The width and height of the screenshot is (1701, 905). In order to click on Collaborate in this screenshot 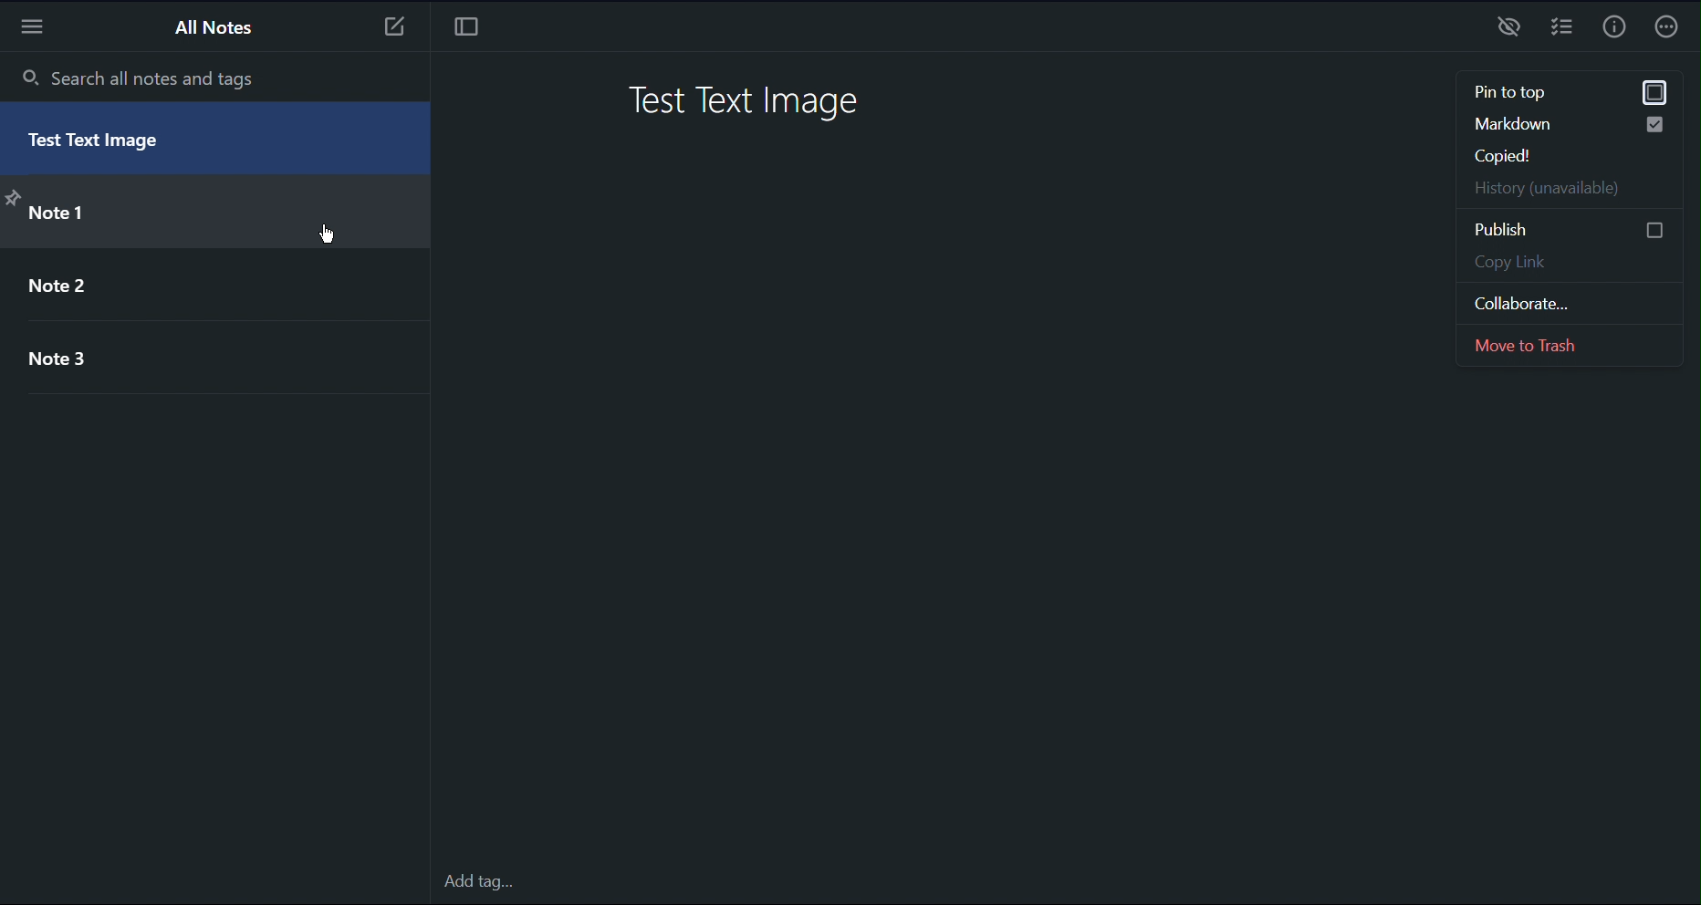, I will do `click(1569, 306)`.